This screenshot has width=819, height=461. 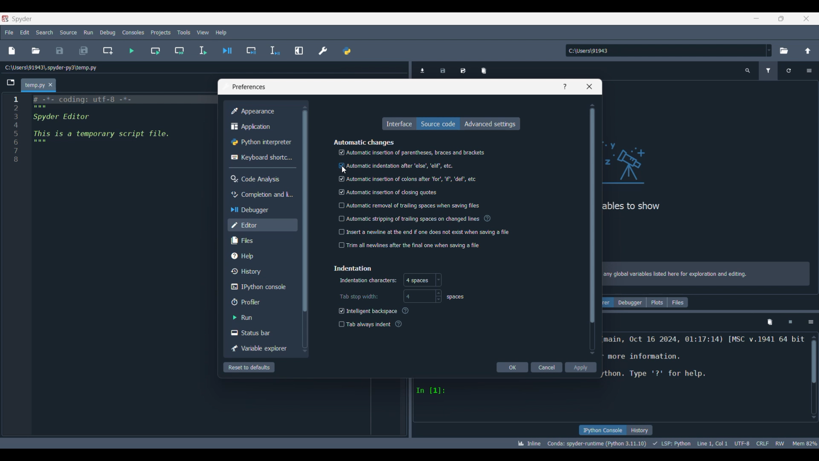 What do you see at coordinates (487, 218) in the screenshot?
I see `Description of toggle setting` at bounding box center [487, 218].